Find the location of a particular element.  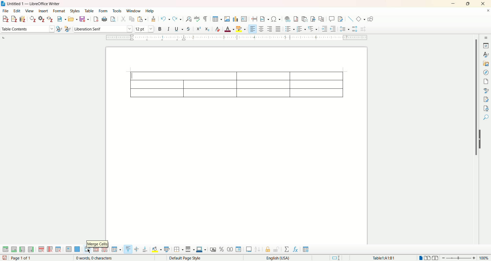

insert chart is located at coordinates (235, 19).